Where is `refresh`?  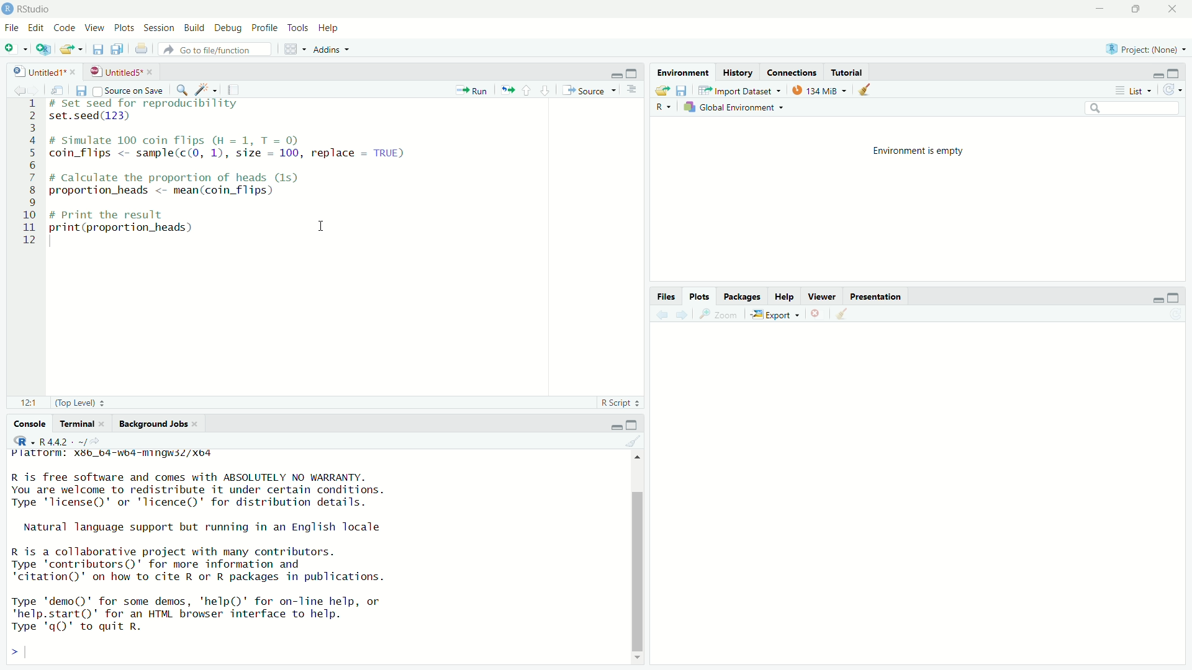
refresh is located at coordinates (1178, 90).